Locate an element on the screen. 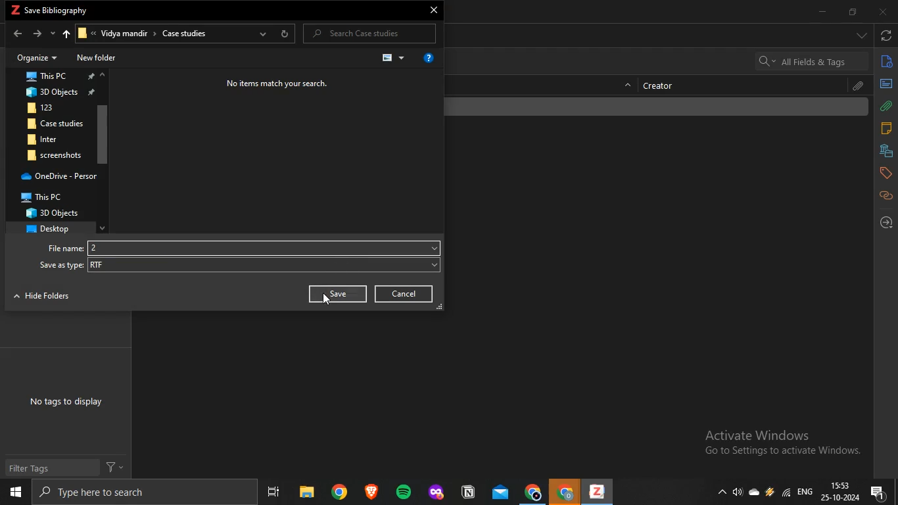 This screenshot has height=505, width=898. info is located at coordinates (887, 64).